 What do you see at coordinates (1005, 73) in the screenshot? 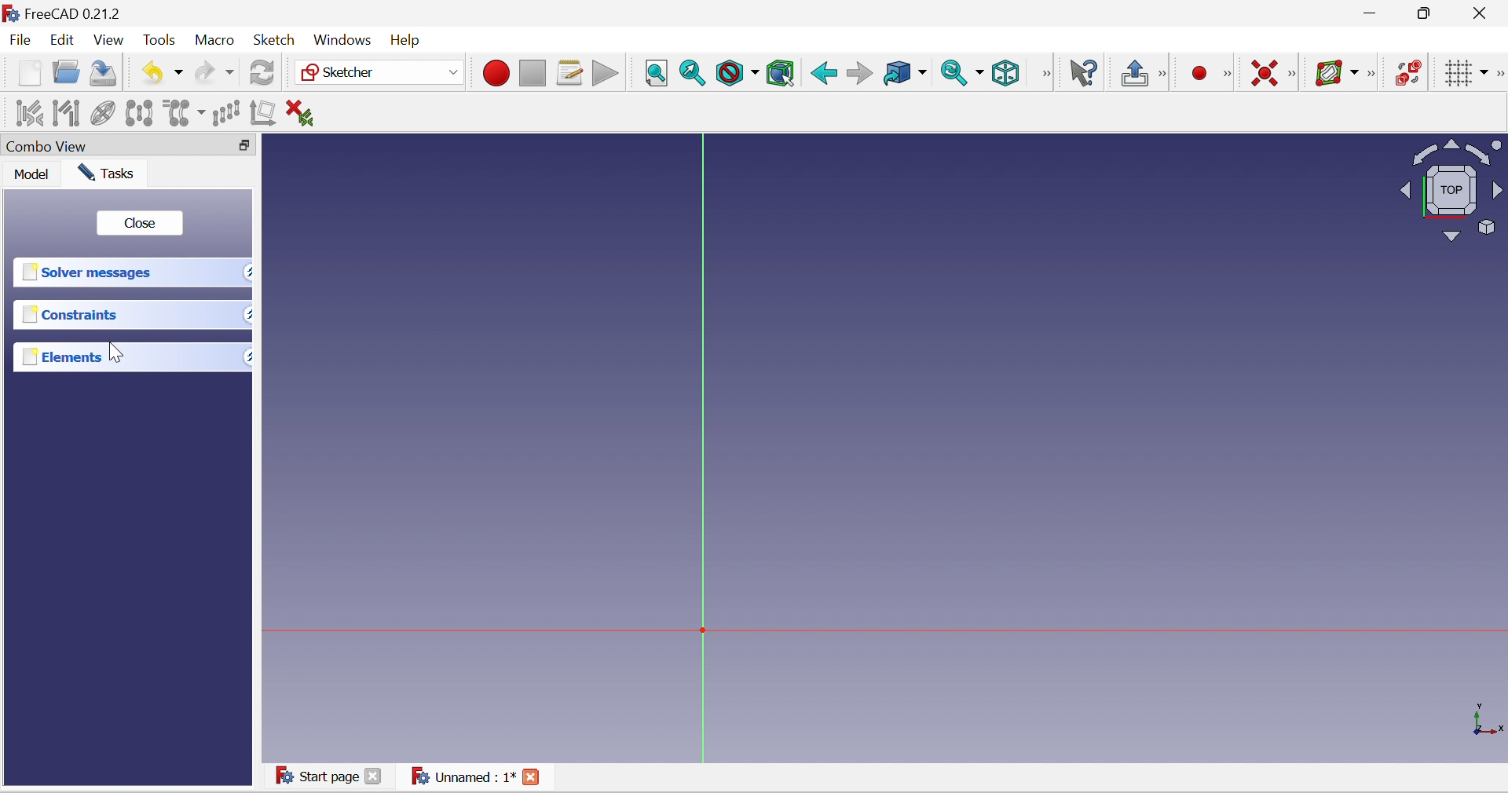
I see `Isometric` at bounding box center [1005, 73].